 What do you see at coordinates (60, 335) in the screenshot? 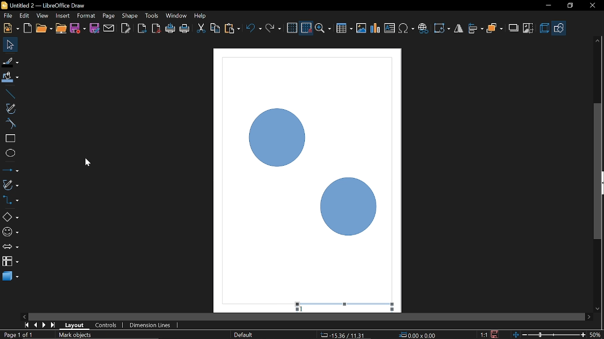
I see `Current page` at bounding box center [60, 335].